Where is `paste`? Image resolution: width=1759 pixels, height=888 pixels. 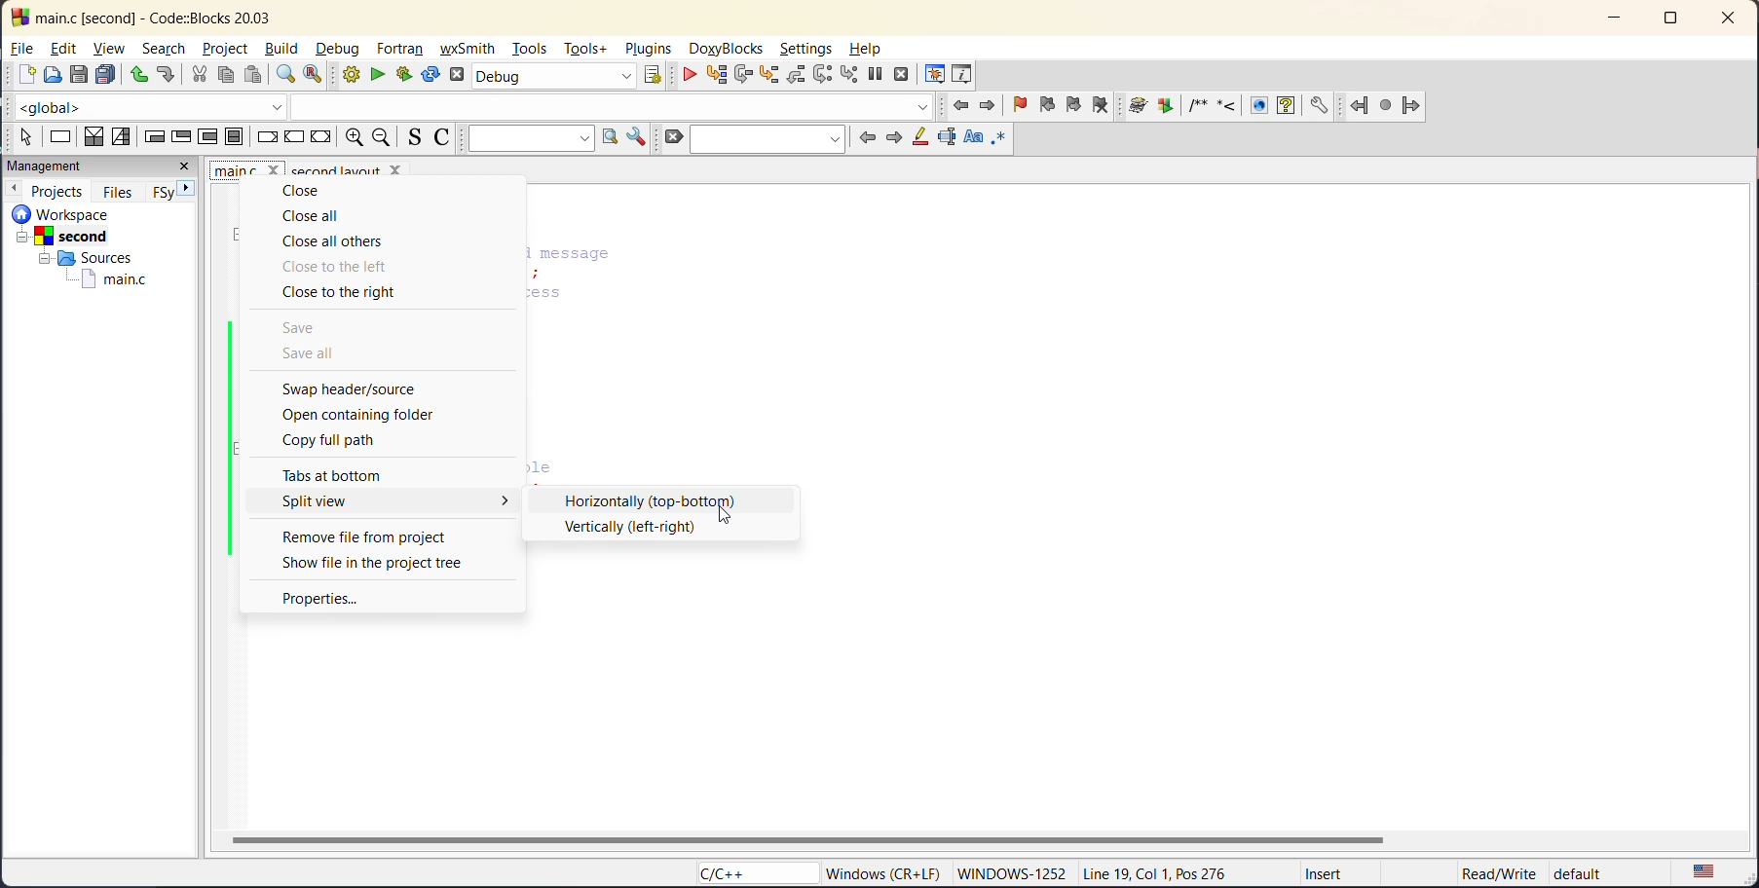 paste is located at coordinates (254, 76).